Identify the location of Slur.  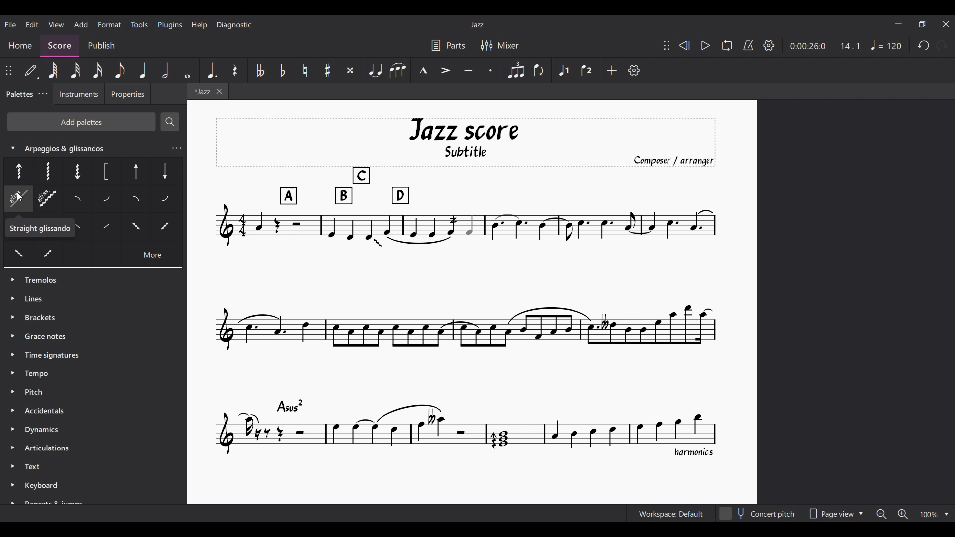
(397, 70).